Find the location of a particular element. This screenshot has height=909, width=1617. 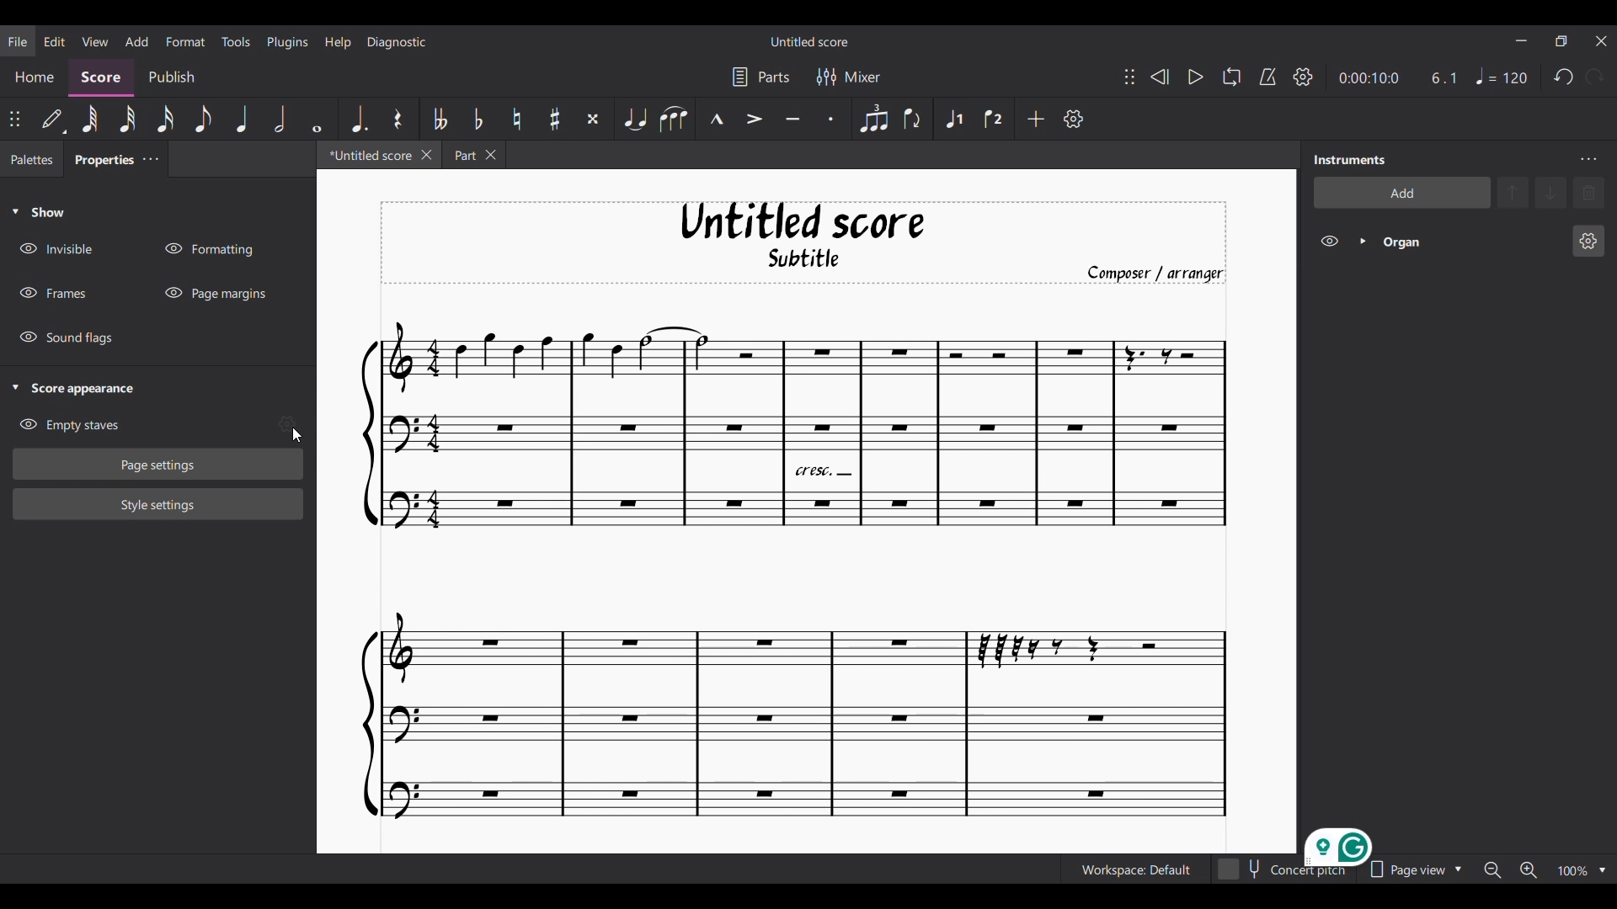

Style settings is located at coordinates (158, 505).